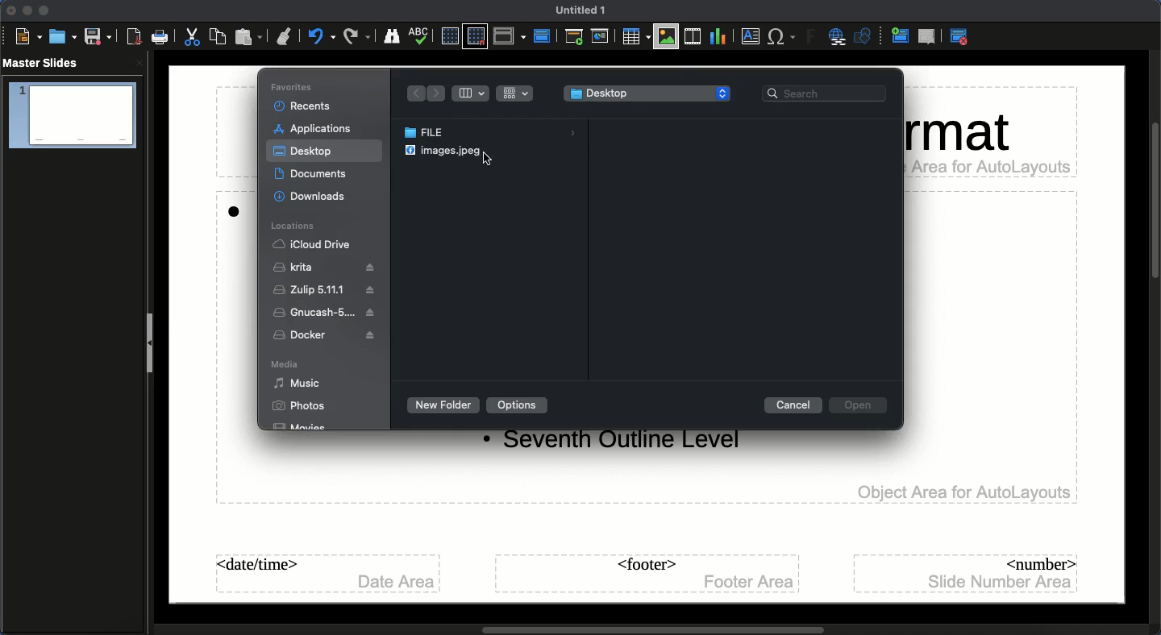  I want to click on IMAGE, so click(440, 151).